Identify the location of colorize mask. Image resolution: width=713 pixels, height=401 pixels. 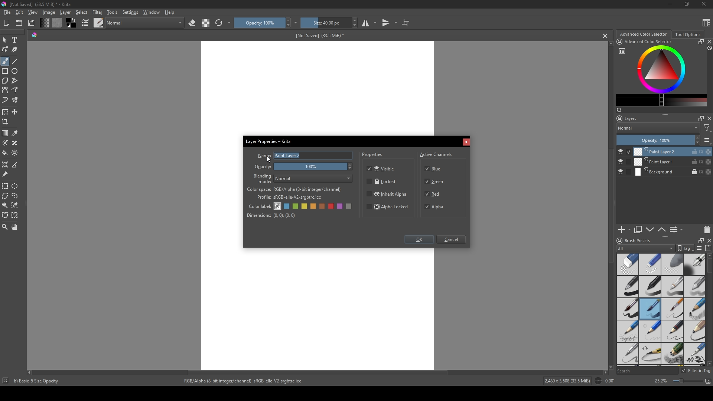
(5, 143).